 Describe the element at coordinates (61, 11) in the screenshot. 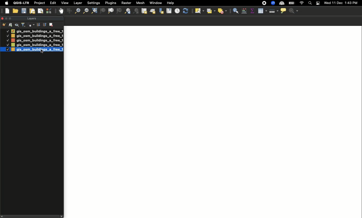

I see `Grab` at that location.